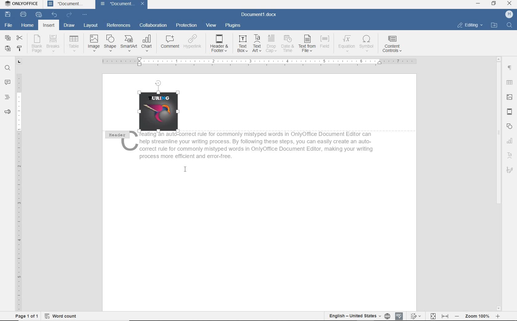 The width and height of the screenshot is (517, 321). I want to click on COMMENTS, so click(7, 82).